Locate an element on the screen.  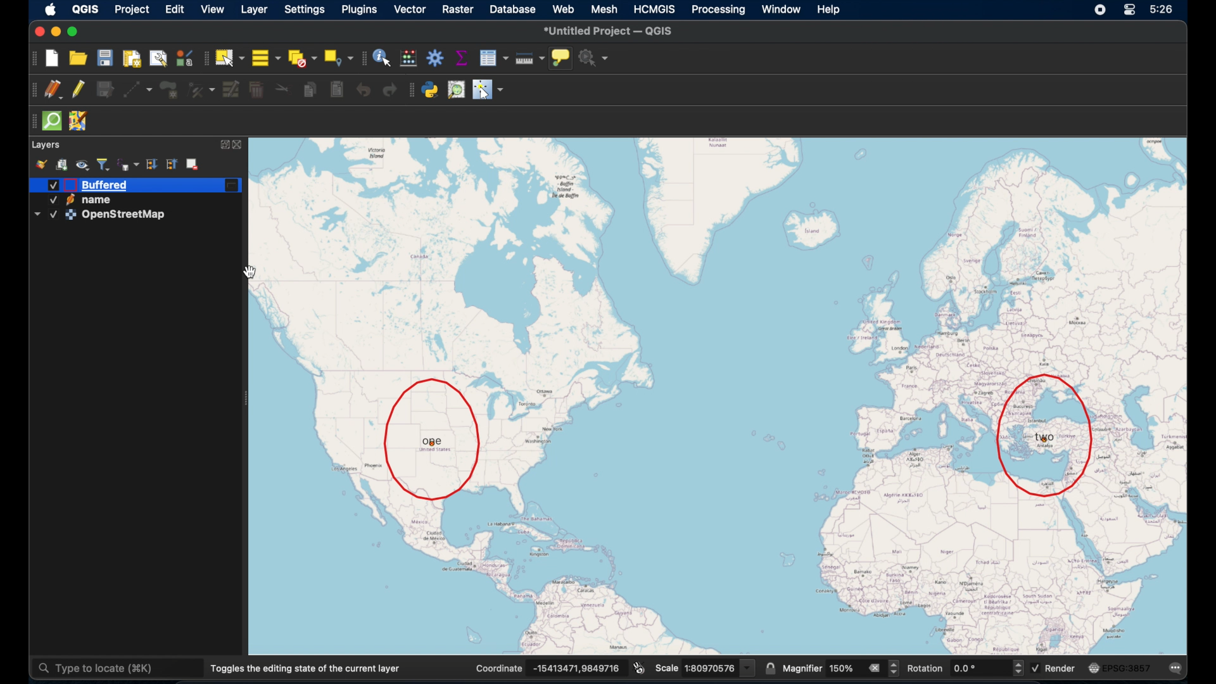
project toolbar is located at coordinates (32, 58).